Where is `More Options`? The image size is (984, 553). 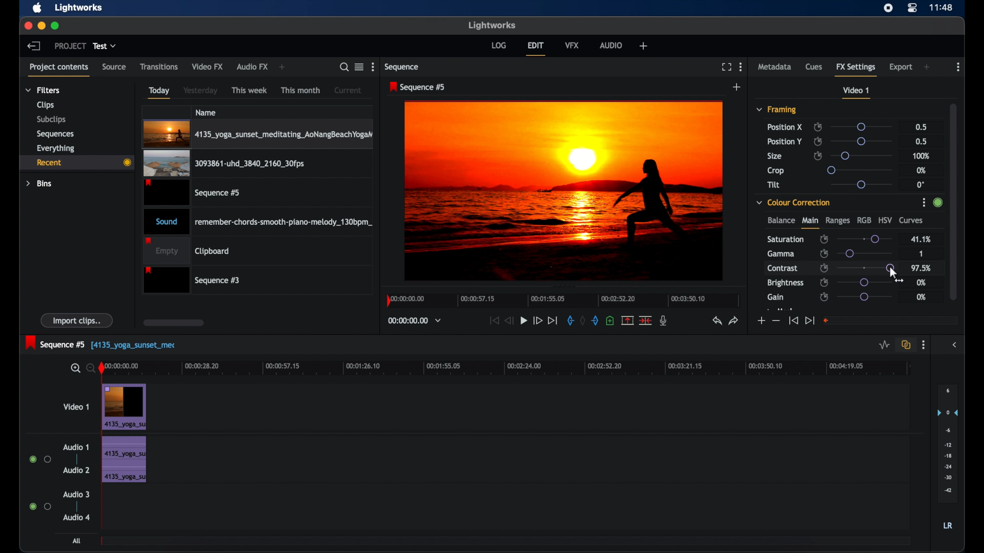
More Options is located at coordinates (925, 203).